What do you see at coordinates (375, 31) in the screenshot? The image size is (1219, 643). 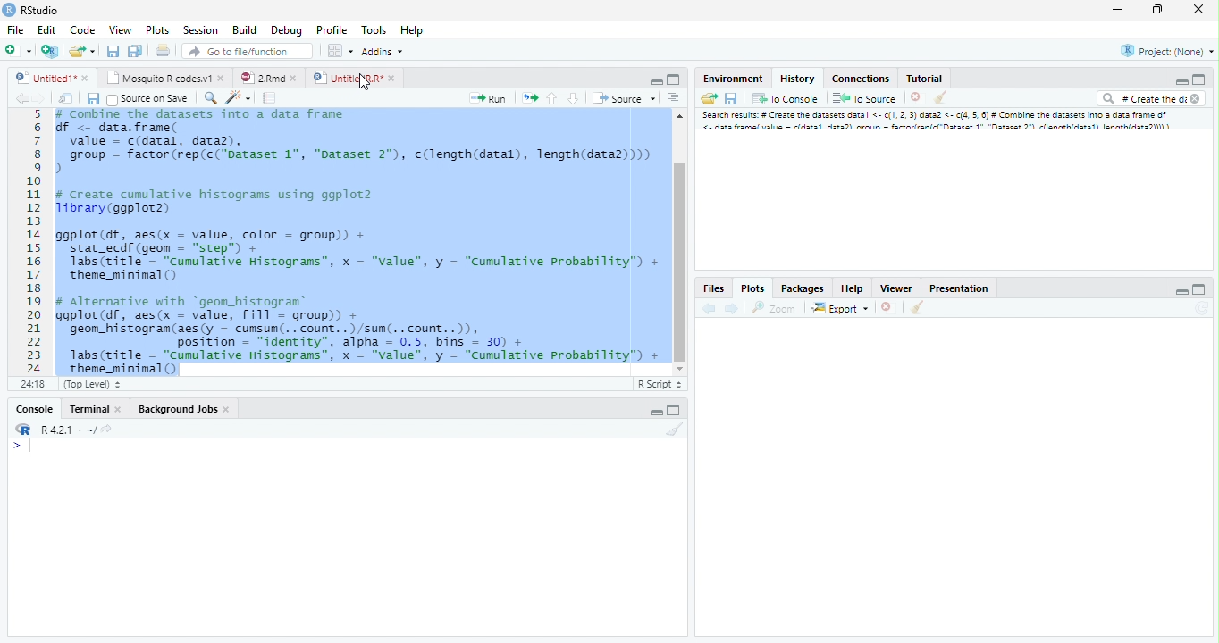 I see `Tools` at bounding box center [375, 31].